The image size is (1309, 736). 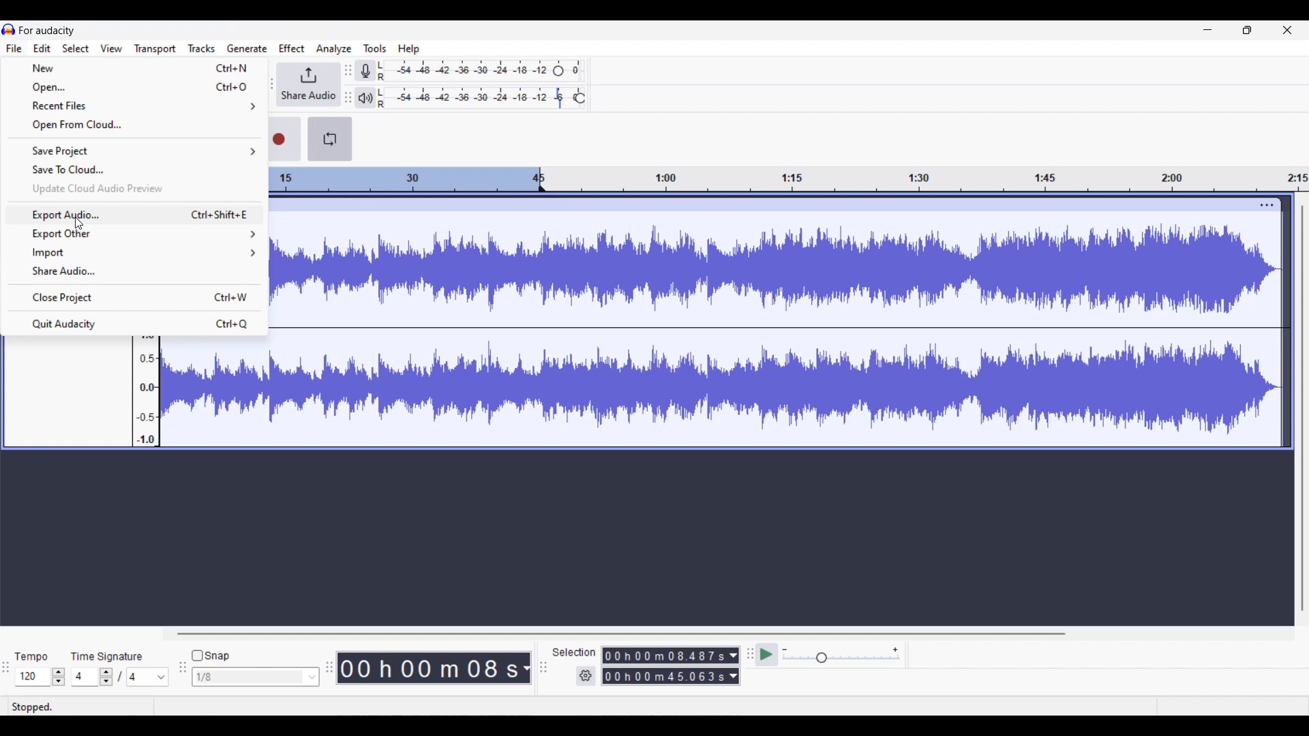 What do you see at coordinates (764, 322) in the screenshot?
I see `Current track` at bounding box center [764, 322].